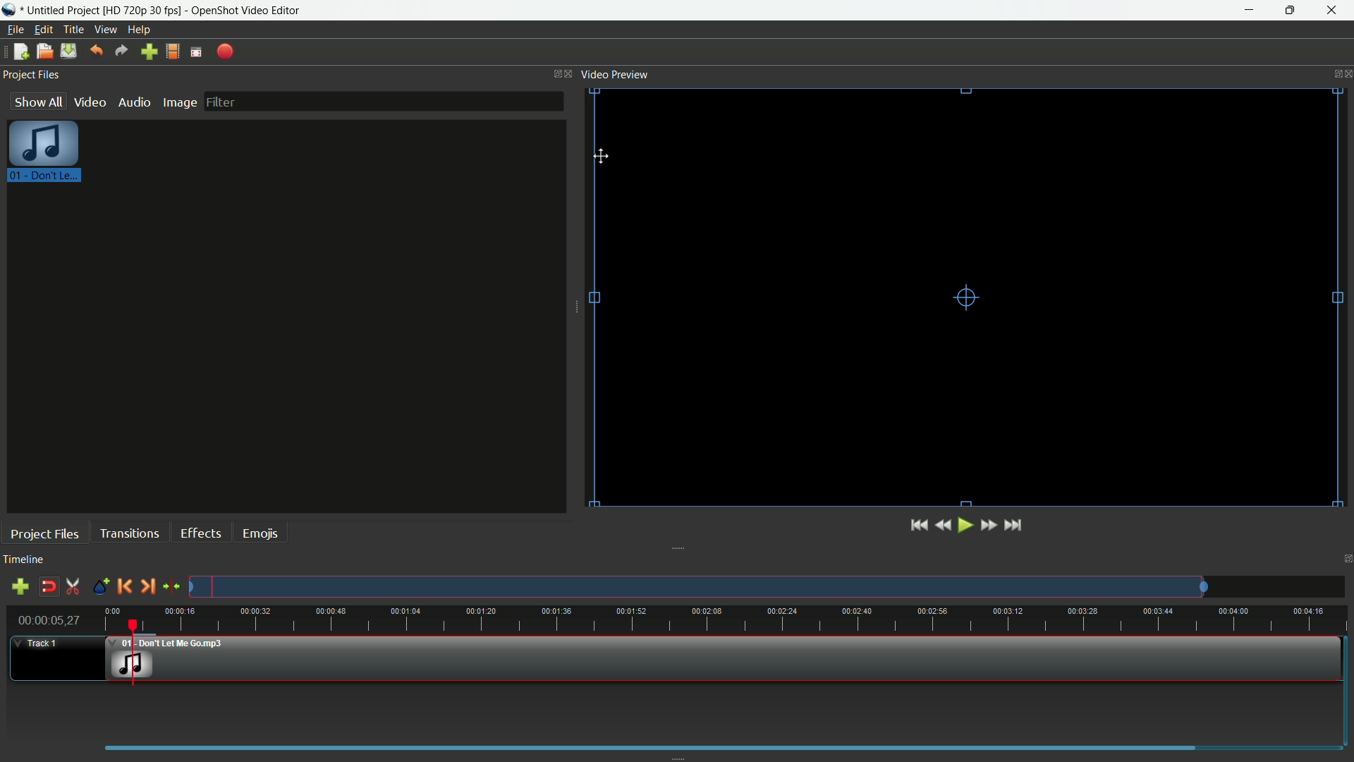 Image resolution: width=1354 pixels, height=762 pixels. Describe the element at coordinates (604, 156) in the screenshot. I see `cursor` at that location.